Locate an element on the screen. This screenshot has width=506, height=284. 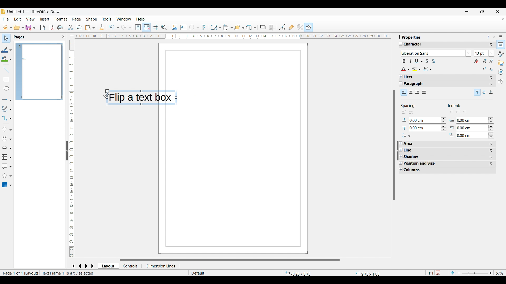
Close window is located at coordinates (498, 12).